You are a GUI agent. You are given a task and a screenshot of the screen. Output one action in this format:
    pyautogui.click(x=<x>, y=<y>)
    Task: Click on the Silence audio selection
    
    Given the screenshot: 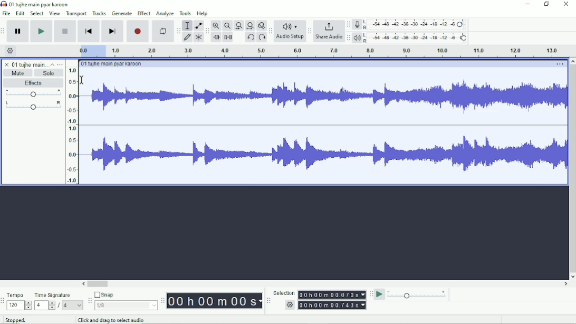 What is the action you would take?
    pyautogui.click(x=228, y=37)
    